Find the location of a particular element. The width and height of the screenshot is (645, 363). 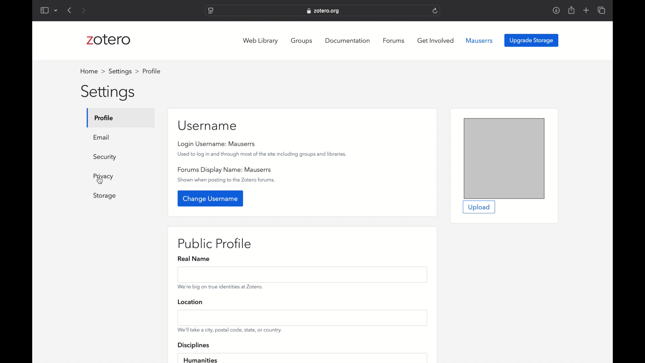

we're big on true identities at zotero is located at coordinates (220, 286).